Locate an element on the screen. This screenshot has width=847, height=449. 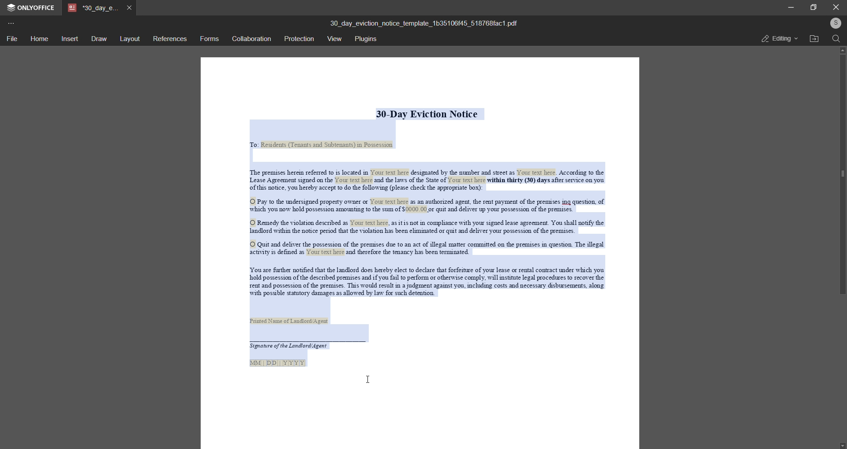
more is located at coordinates (11, 23).